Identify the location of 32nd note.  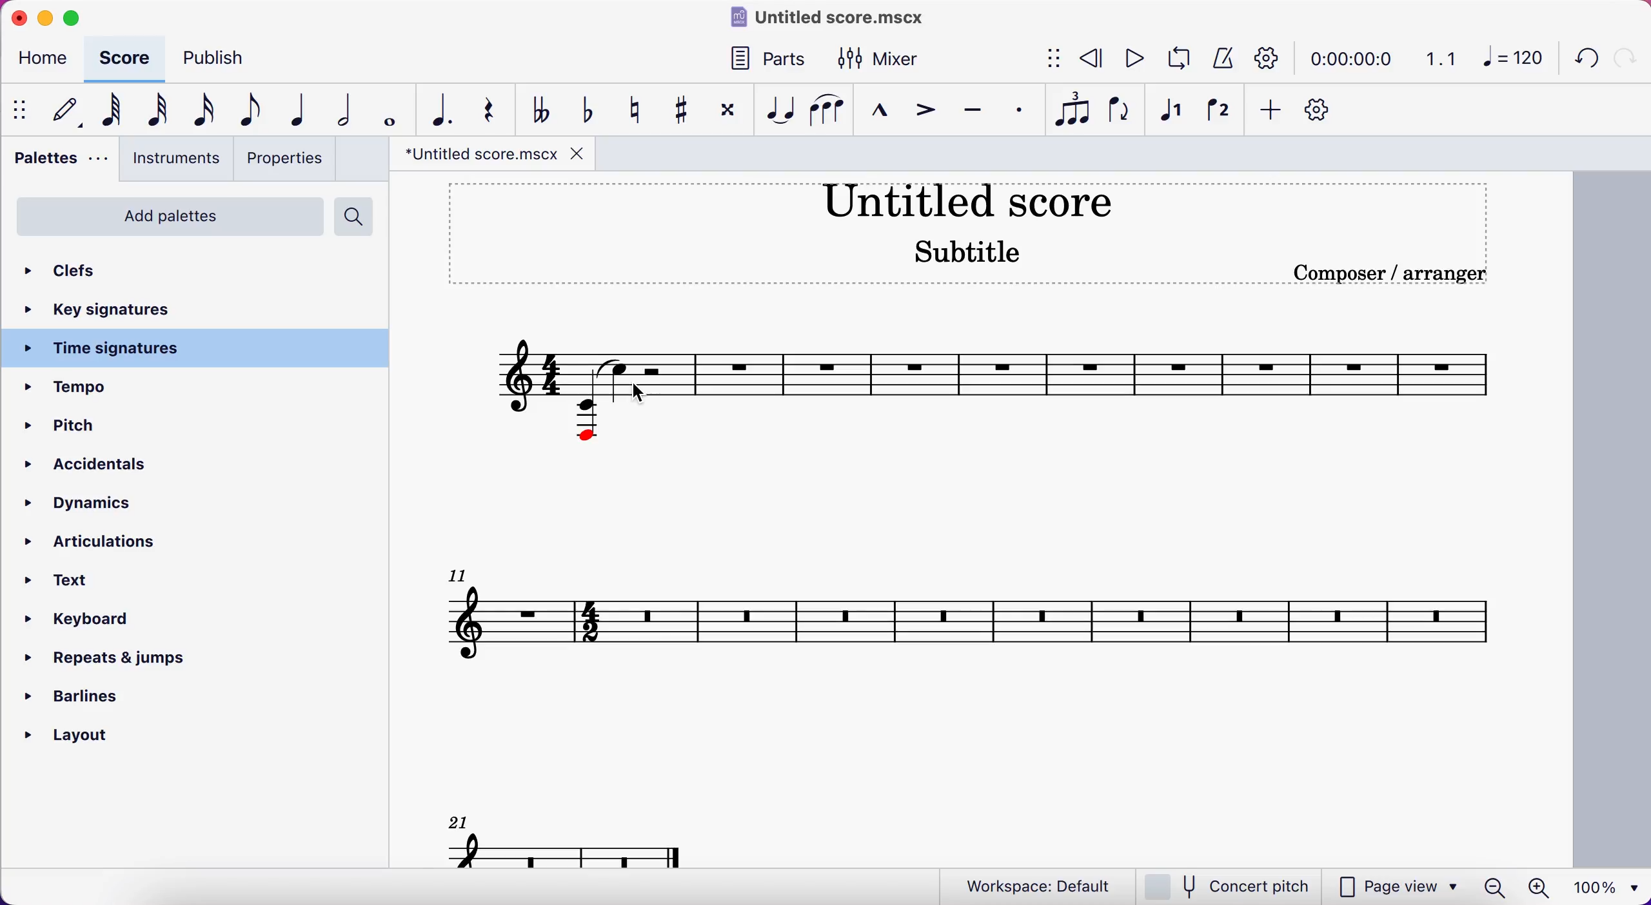
(160, 112).